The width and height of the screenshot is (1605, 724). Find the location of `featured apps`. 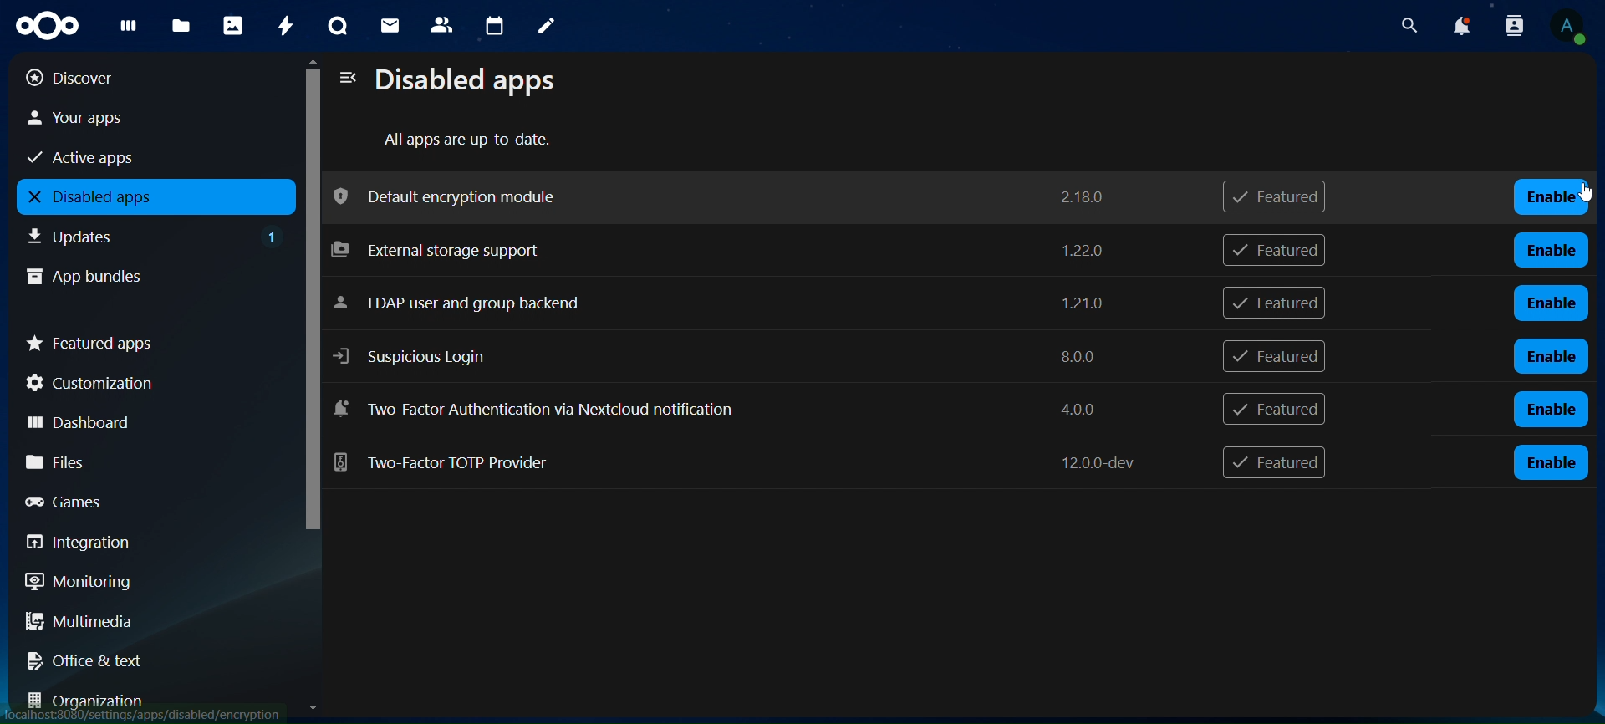

featured apps is located at coordinates (149, 340).